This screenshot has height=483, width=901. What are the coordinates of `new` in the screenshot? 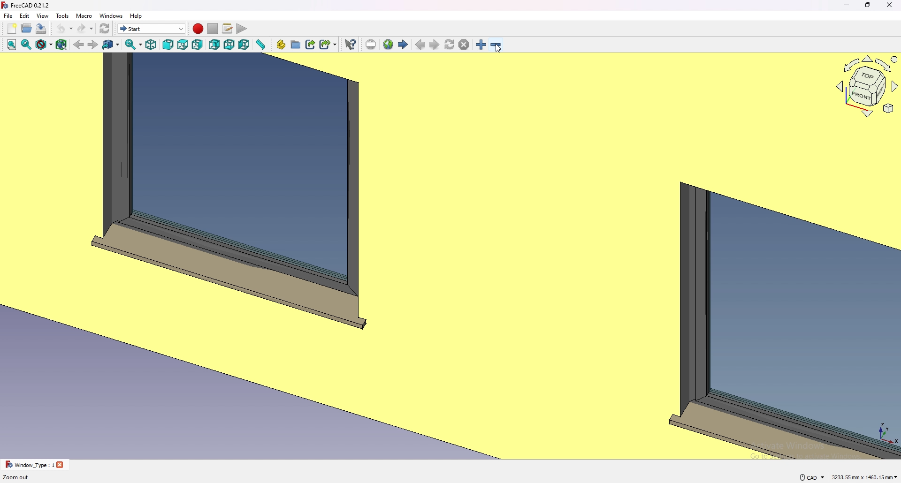 It's located at (12, 29).